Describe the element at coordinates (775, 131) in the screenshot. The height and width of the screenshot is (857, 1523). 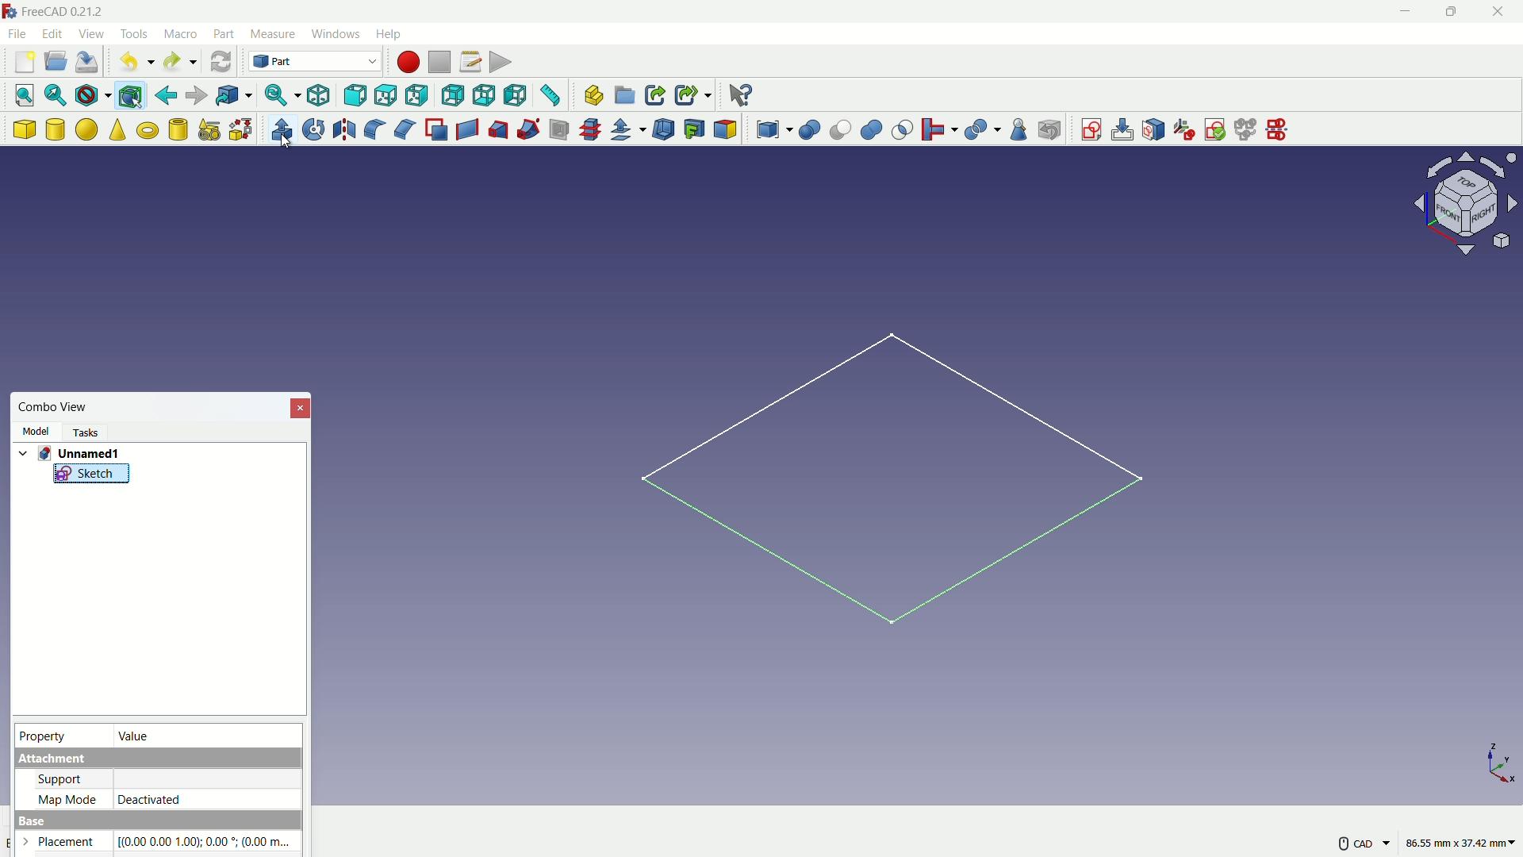
I see `compound tool` at that location.